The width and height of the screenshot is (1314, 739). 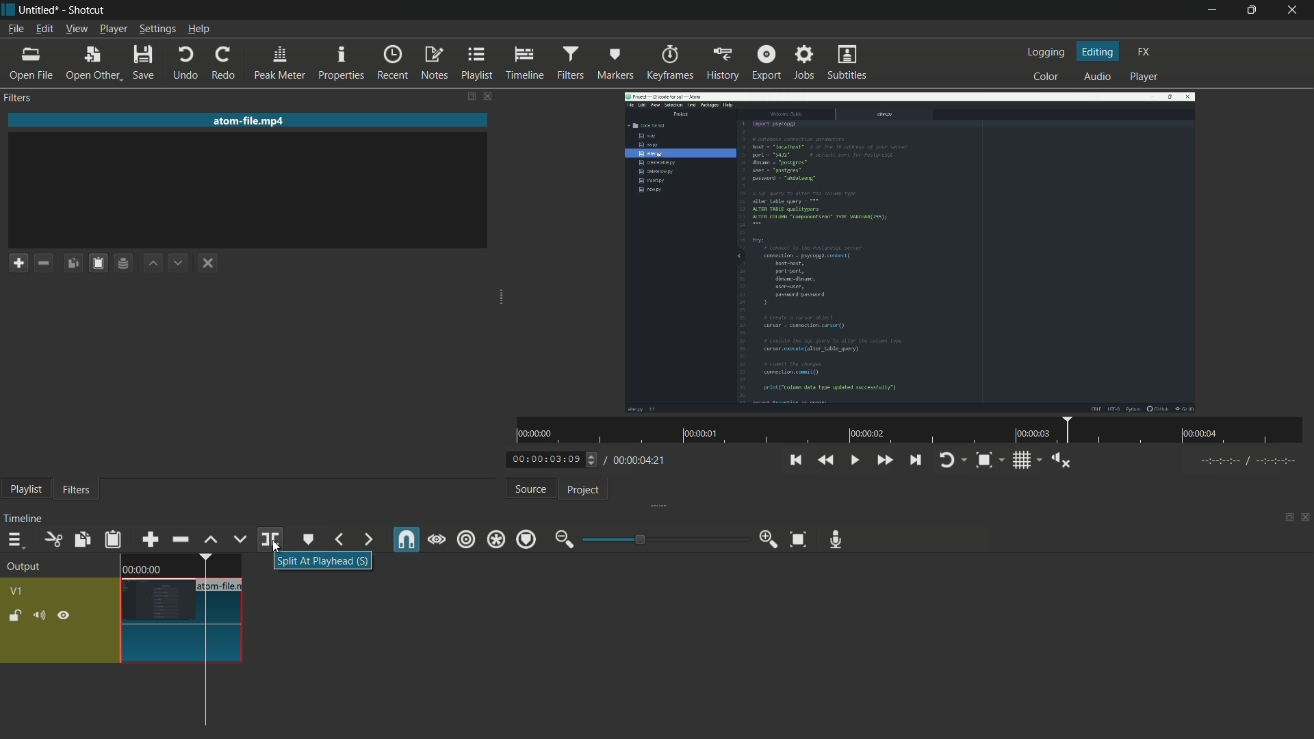 What do you see at coordinates (81, 539) in the screenshot?
I see `copy` at bounding box center [81, 539].